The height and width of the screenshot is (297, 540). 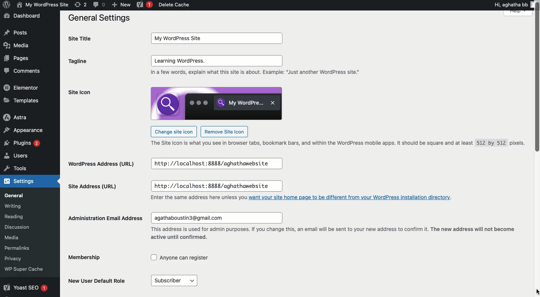 What do you see at coordinates (22, 156) in the screenshot?
I see `Users` at bounding box center [22, 156].